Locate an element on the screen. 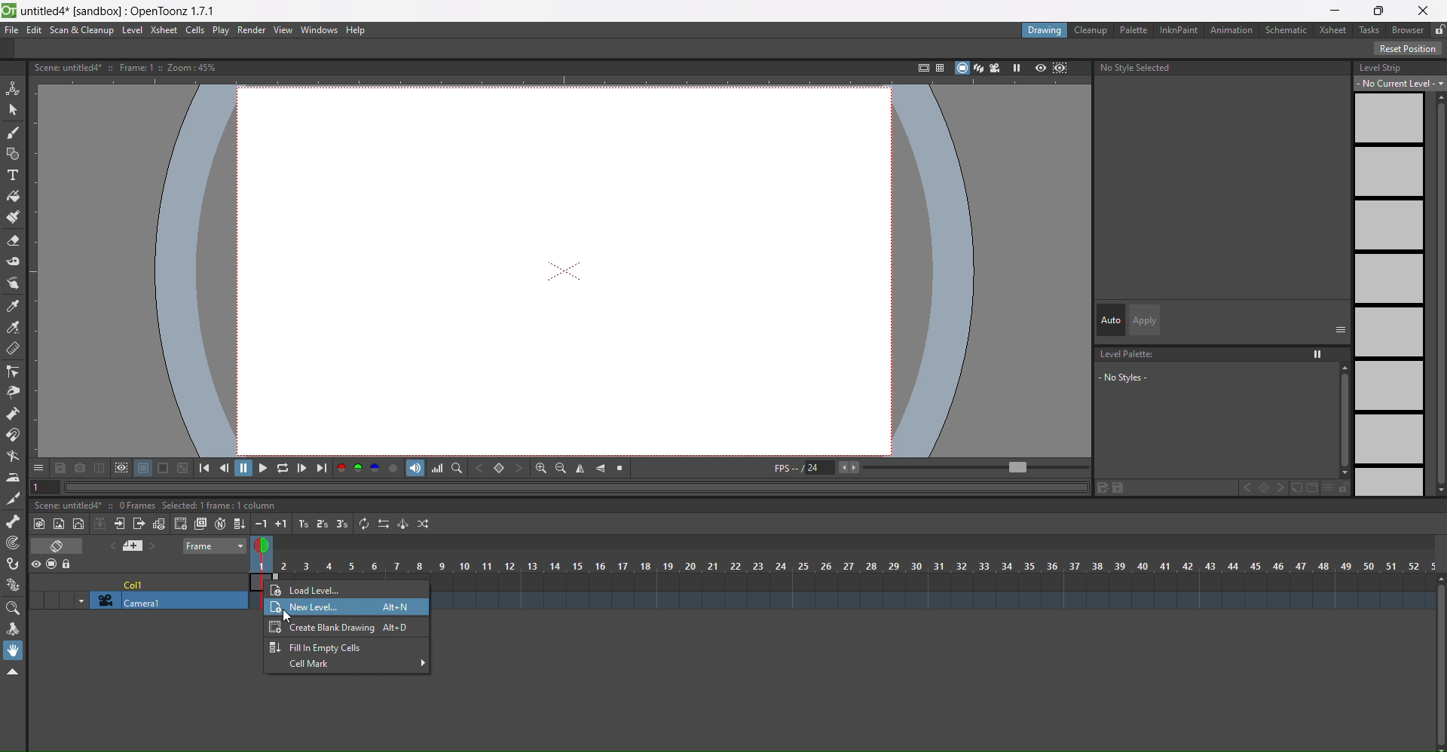 The height and width of the screenshot is (752, 1447). cells is located at coordinates (197, 31).